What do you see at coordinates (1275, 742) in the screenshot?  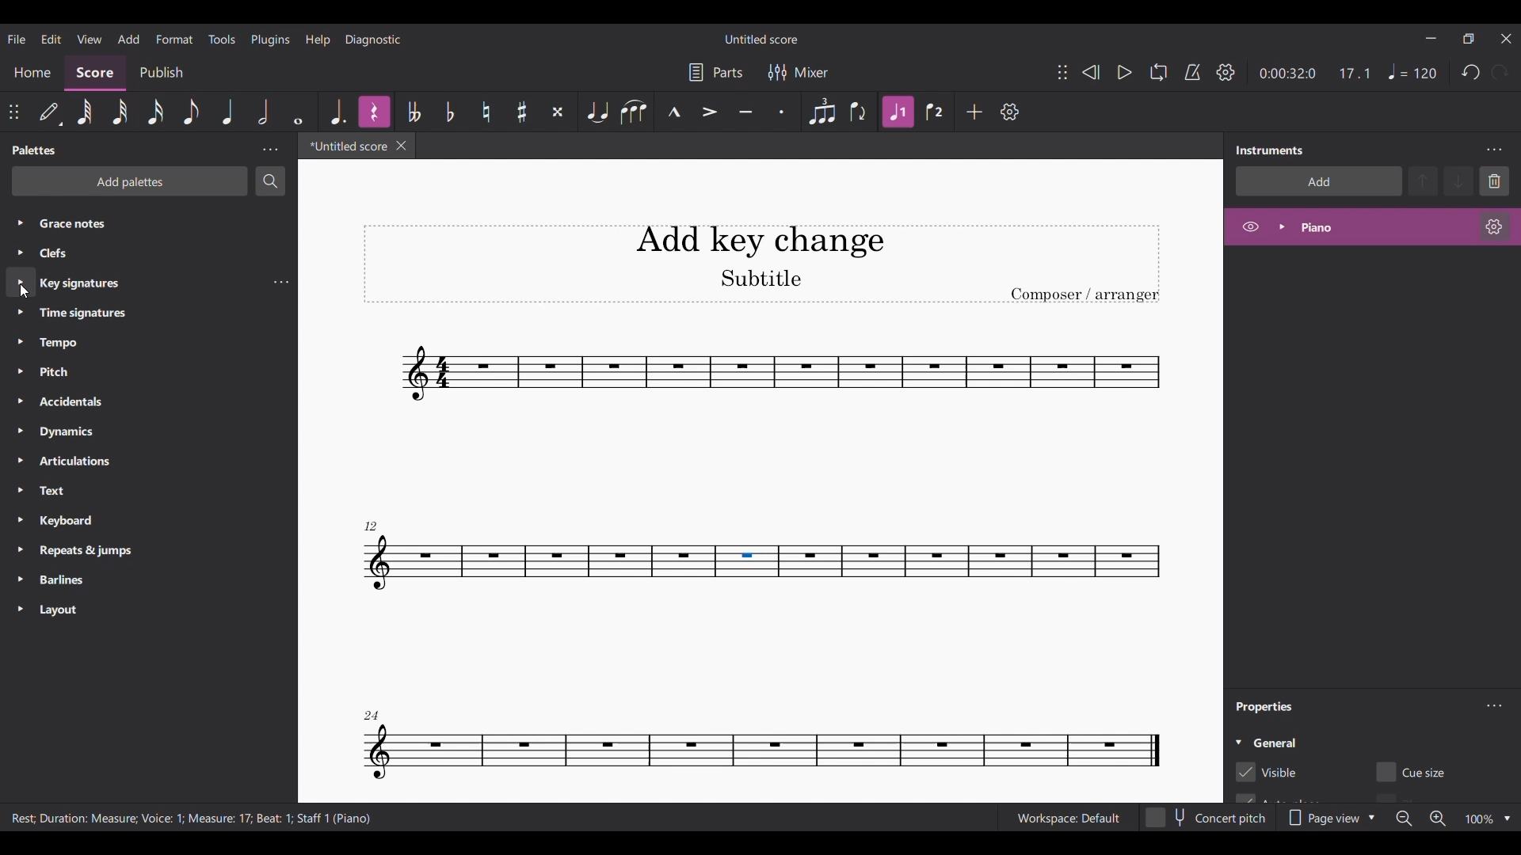 I see `General` at bounding box center [1275, 742].